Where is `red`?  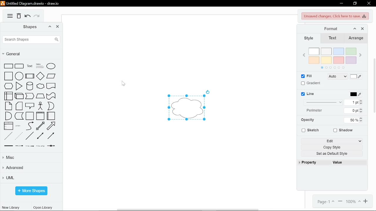
red is located at coordinates (338, 60).